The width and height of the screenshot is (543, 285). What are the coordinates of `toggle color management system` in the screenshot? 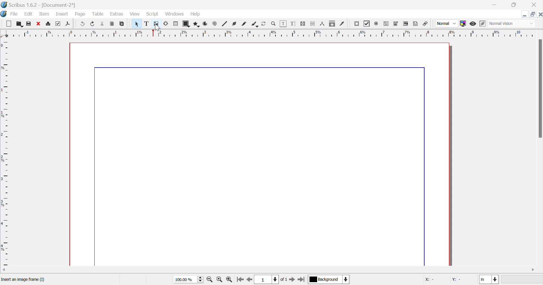 It's located at (463, 23).